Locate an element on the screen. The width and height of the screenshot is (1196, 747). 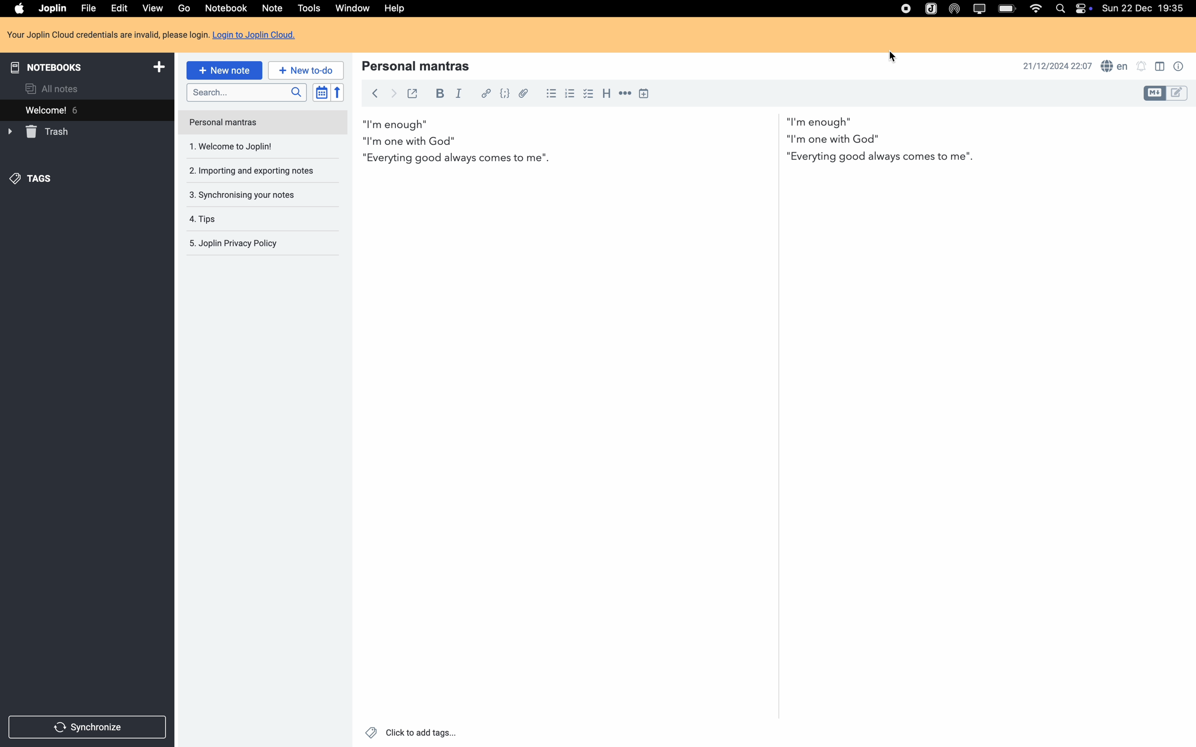
importing and exporting notes is located at coordinates (249, 172).